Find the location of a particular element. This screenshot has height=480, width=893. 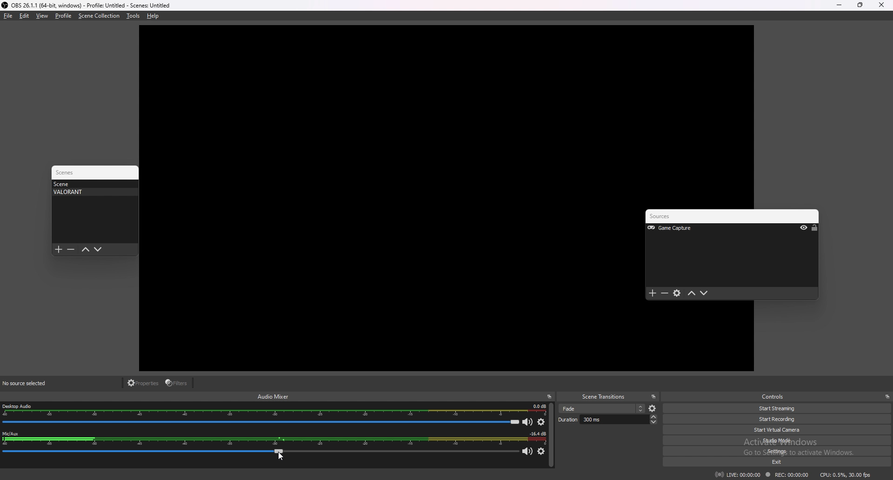

mic/aux mute is located at coordinates (528, 452).